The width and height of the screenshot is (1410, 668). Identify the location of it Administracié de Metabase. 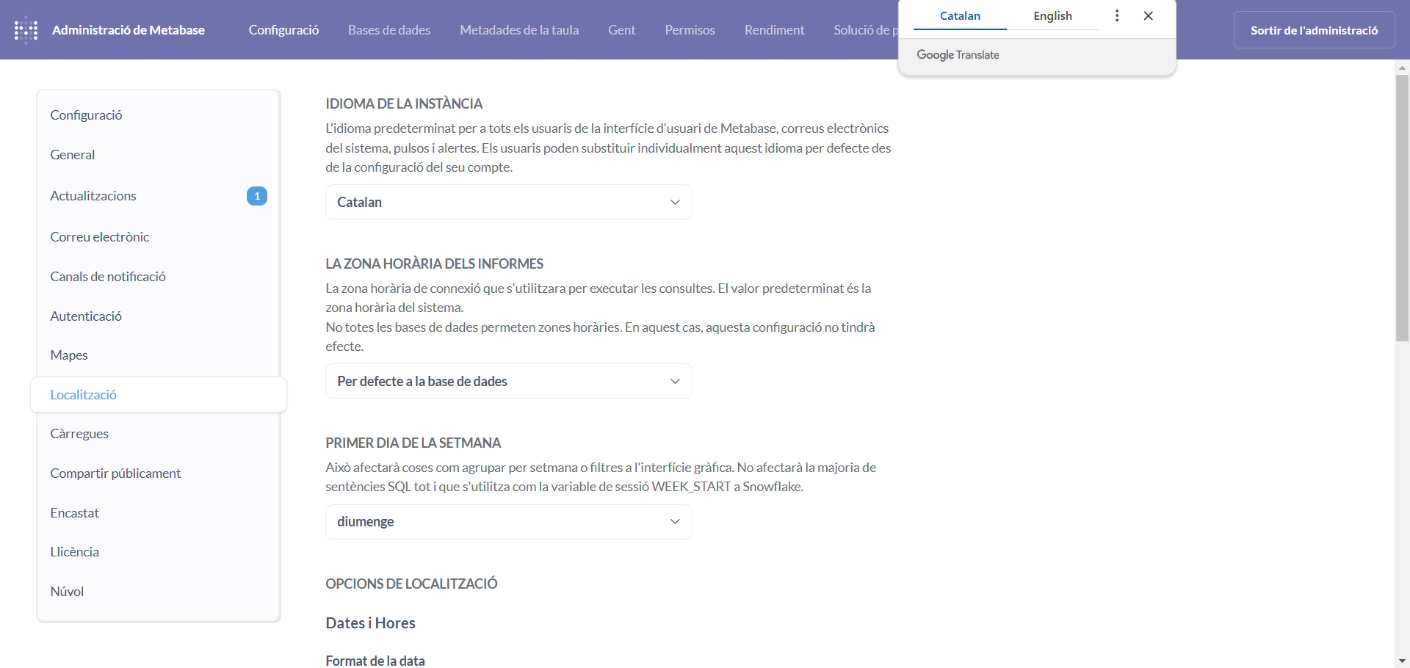
(112, 28).